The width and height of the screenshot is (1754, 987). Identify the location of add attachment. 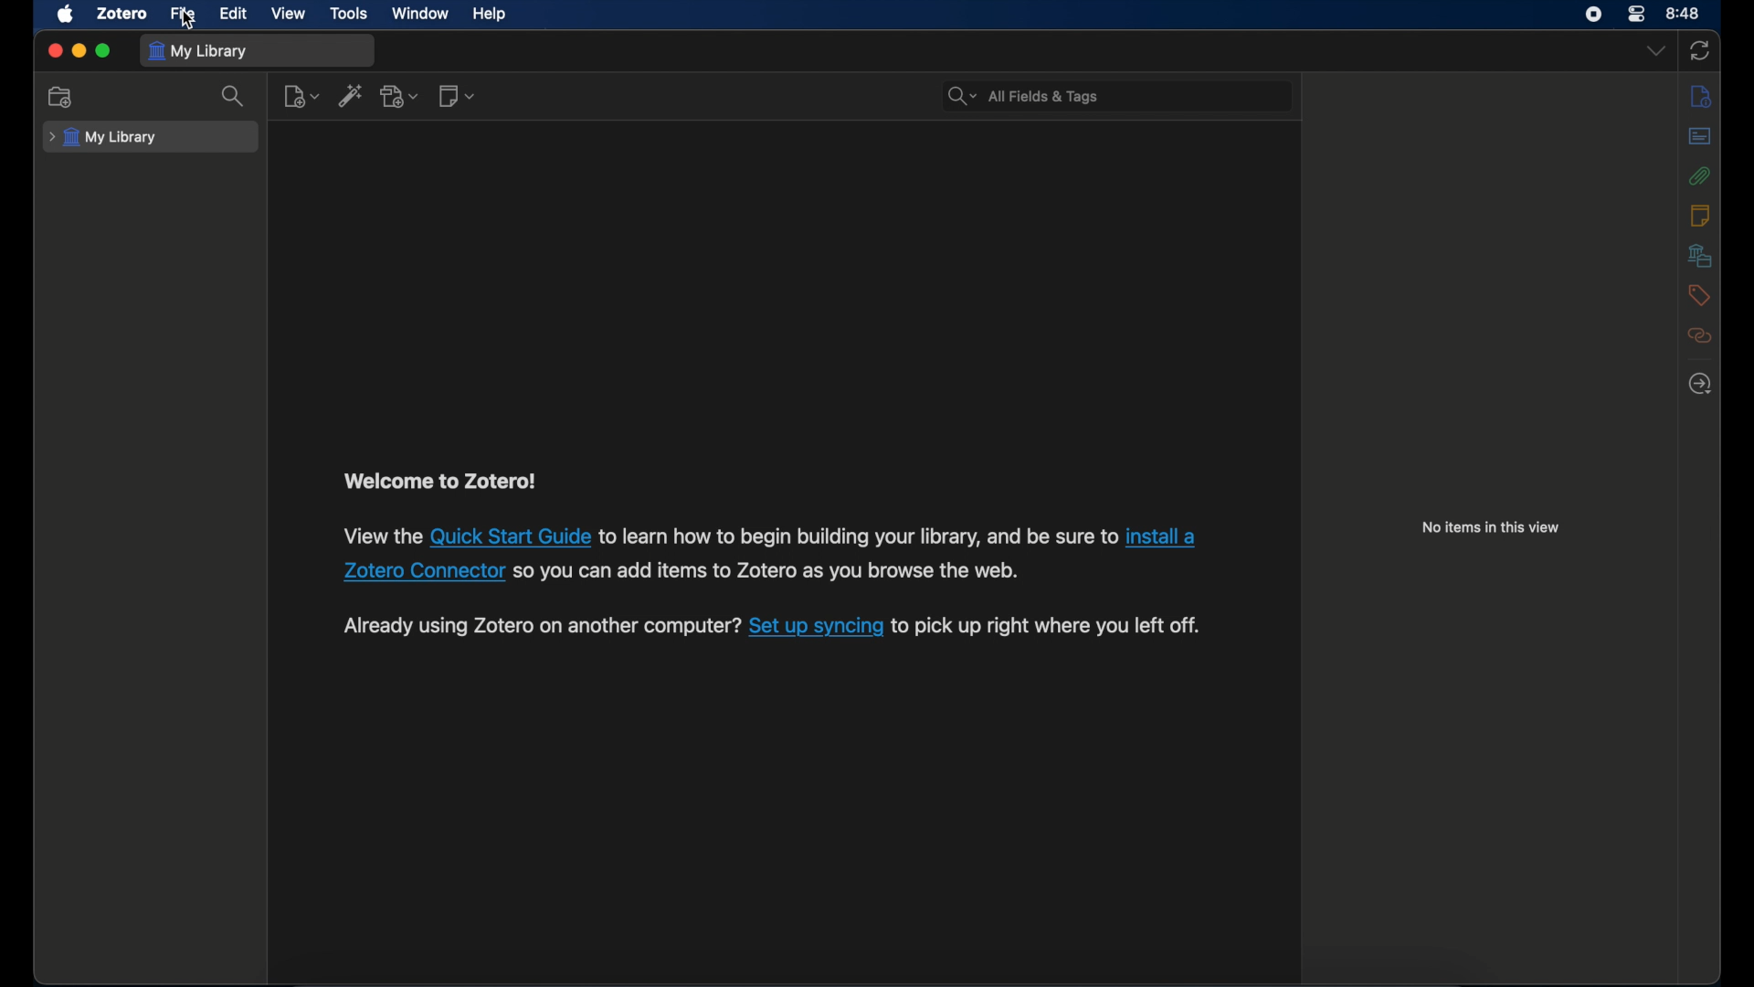
(400, 95).